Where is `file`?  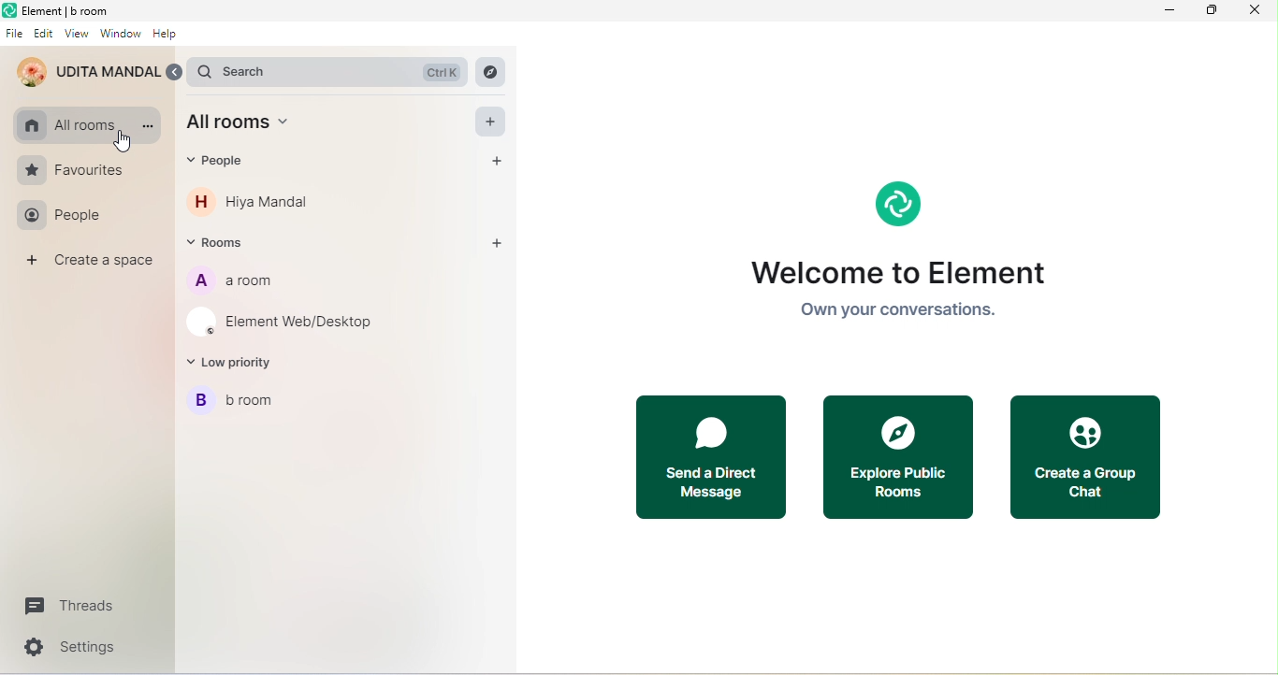 file is located at coordinates (14, 35).